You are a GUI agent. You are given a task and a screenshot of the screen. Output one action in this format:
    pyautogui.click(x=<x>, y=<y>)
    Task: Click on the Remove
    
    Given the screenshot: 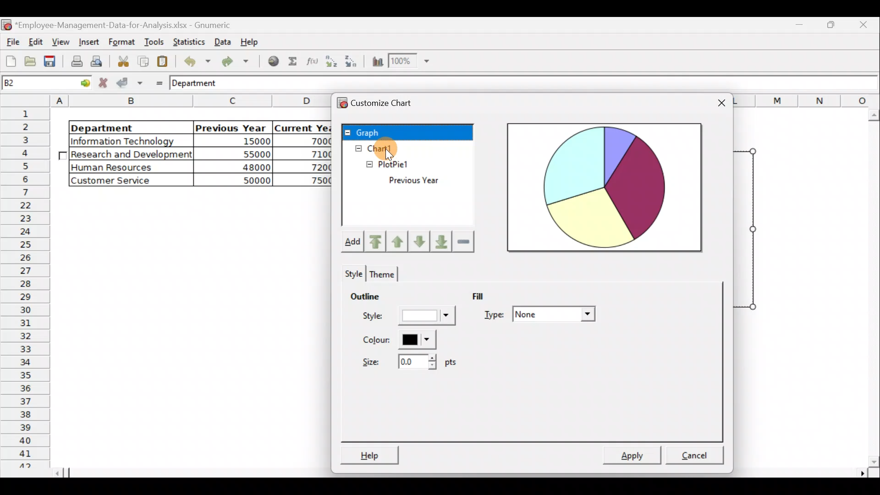 What is the action you would take?
    pyautogui.click(x=463, y=242)
    